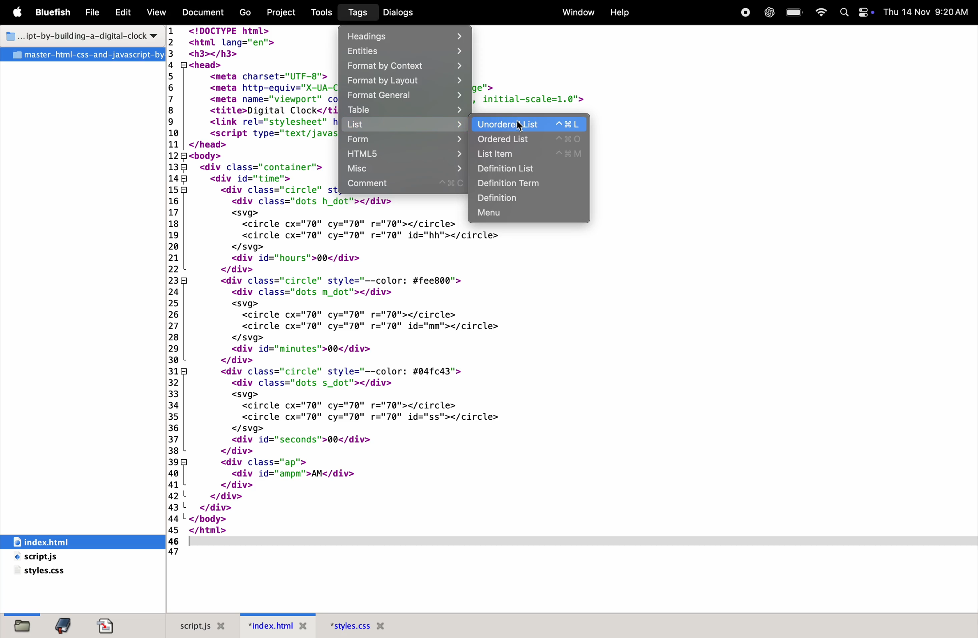 This screenshot has width=978, height=638. What do you see at coordinates (403, 67) in the screenshot?
I see `format by context` at bounding box center [403, 67].